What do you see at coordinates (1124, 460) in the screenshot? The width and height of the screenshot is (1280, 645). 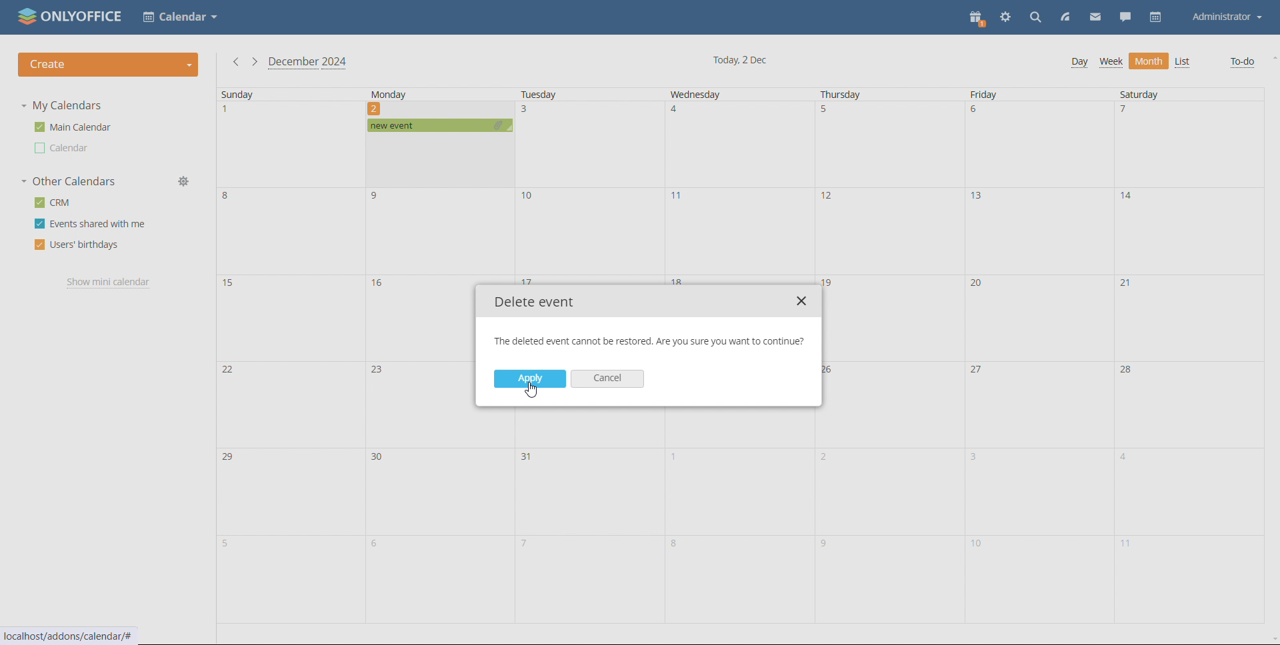 I see `4` at bounding box center [1124, 460].